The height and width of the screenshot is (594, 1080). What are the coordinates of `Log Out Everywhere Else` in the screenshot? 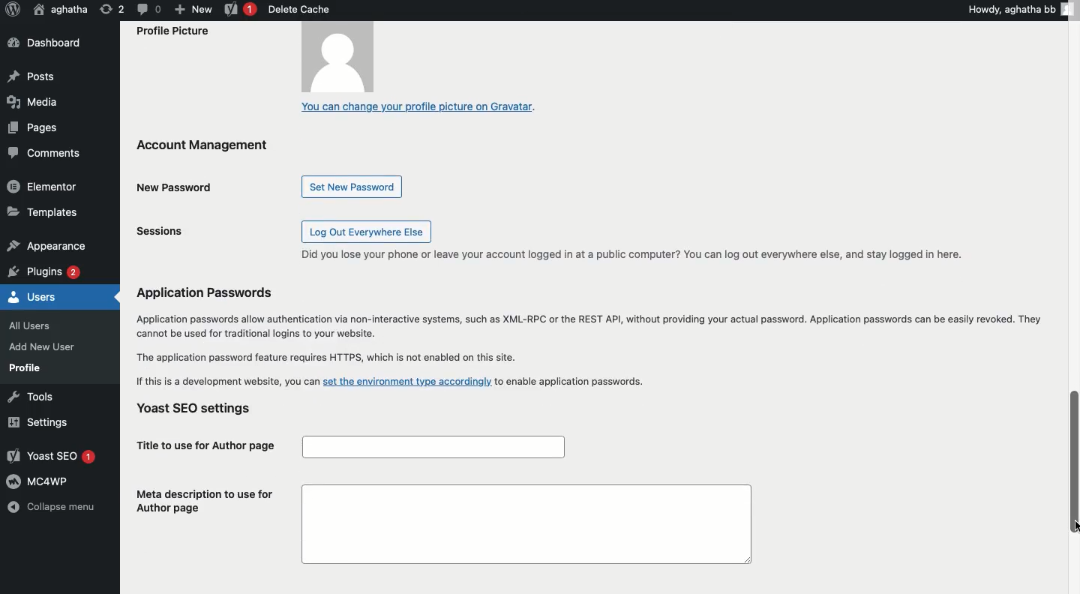 It's located at (365, 231).